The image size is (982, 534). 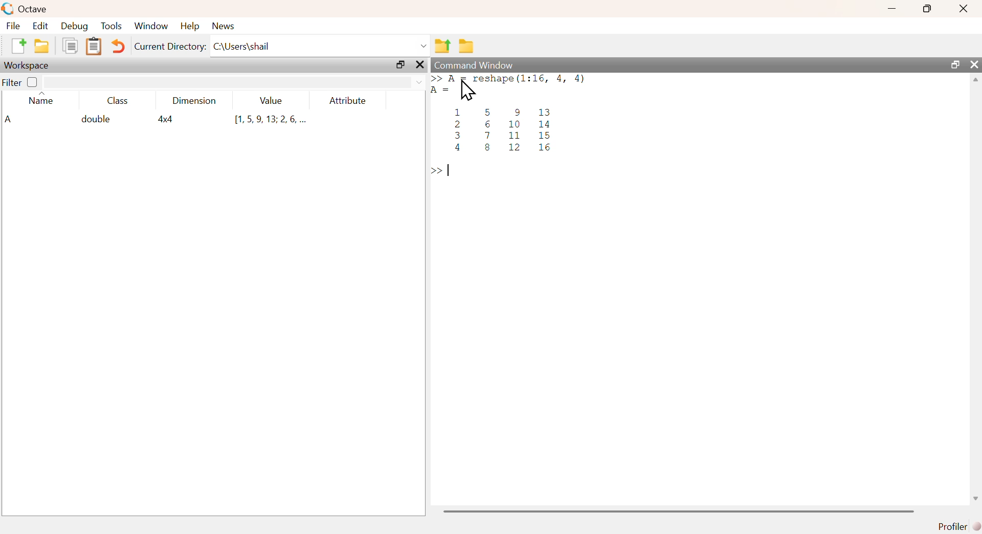 I want to click on close, so click(x=421, y=65).